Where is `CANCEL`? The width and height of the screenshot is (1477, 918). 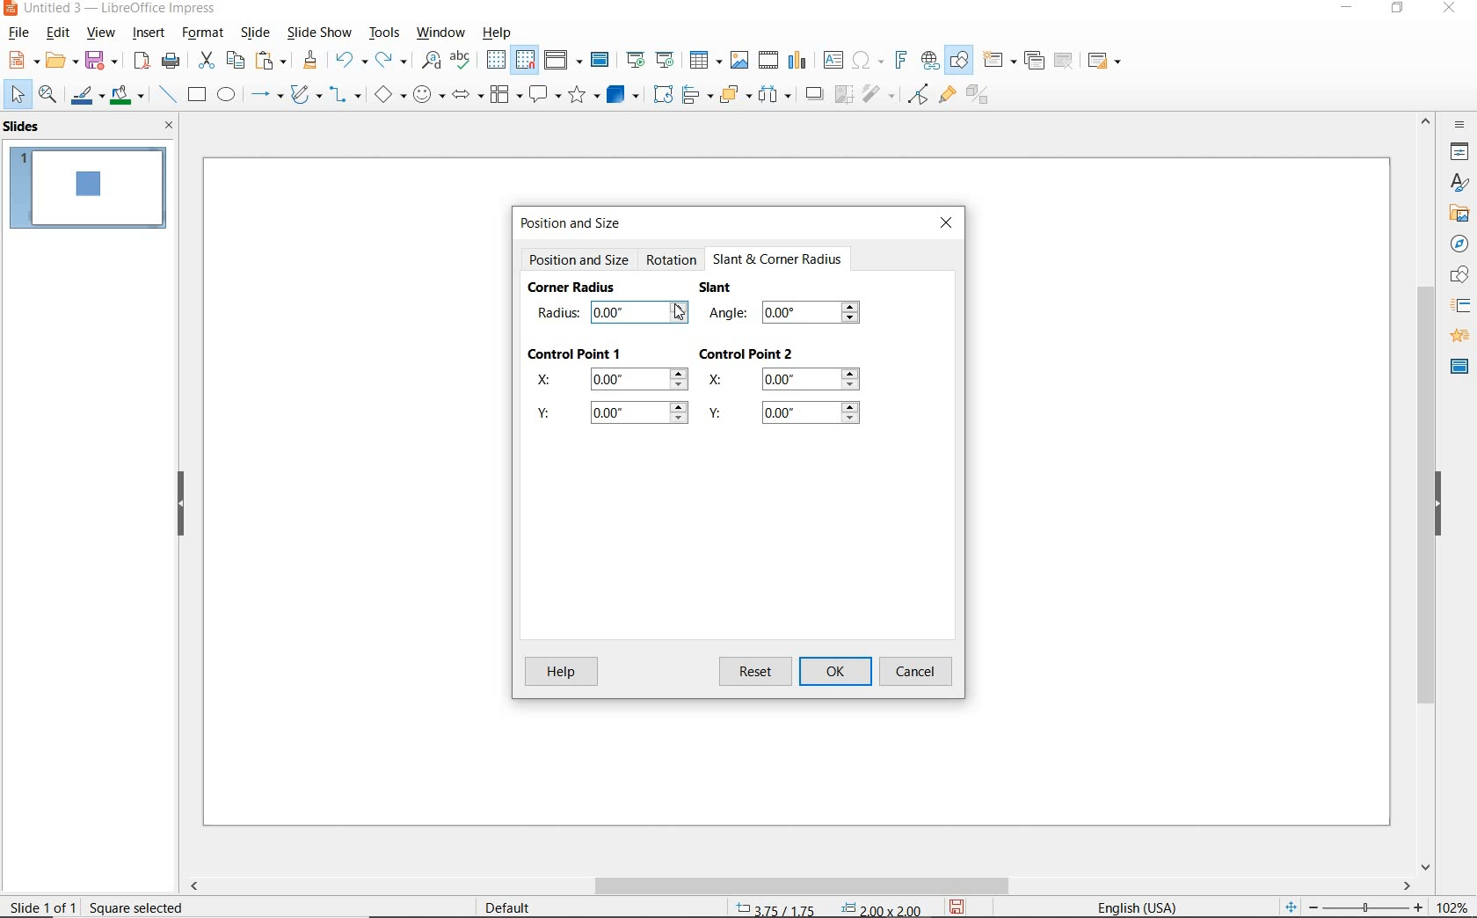
CANCEL is located at coordinates (919, 672).